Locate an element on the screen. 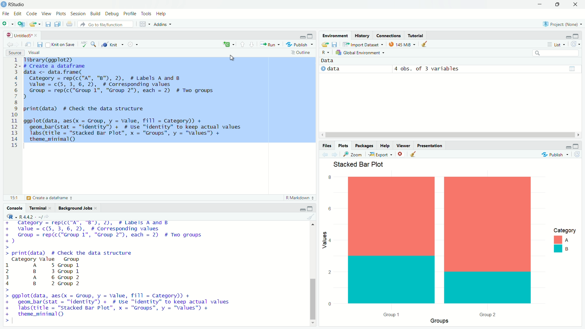 Image resolution: width=585 pixels, height=329 pixels. kib used by R session (Source: Windows System) is located at coordinates (402, 44).